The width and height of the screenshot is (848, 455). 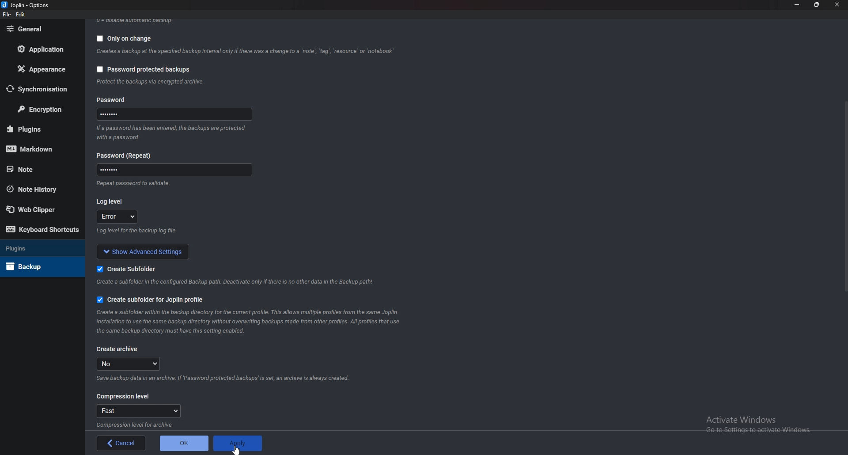 What do you see at coordinates (33, 266) in the screenshot?
I see `Back up` at bounding box center [33, 266].